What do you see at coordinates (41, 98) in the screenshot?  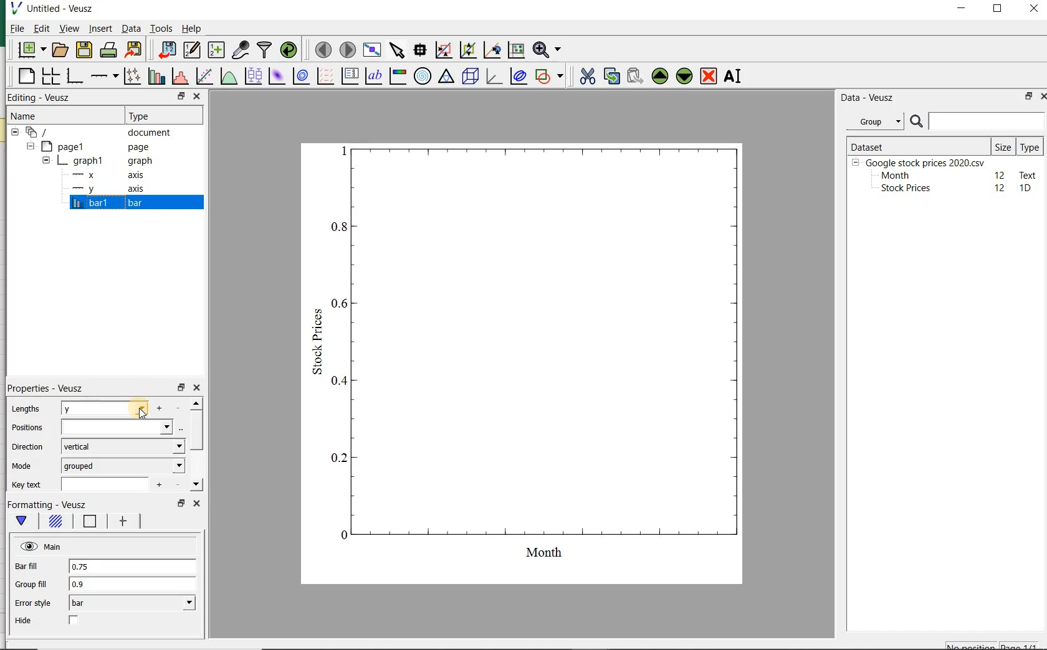 I see `Editing - Veusz` at bounding box center [41, 98].